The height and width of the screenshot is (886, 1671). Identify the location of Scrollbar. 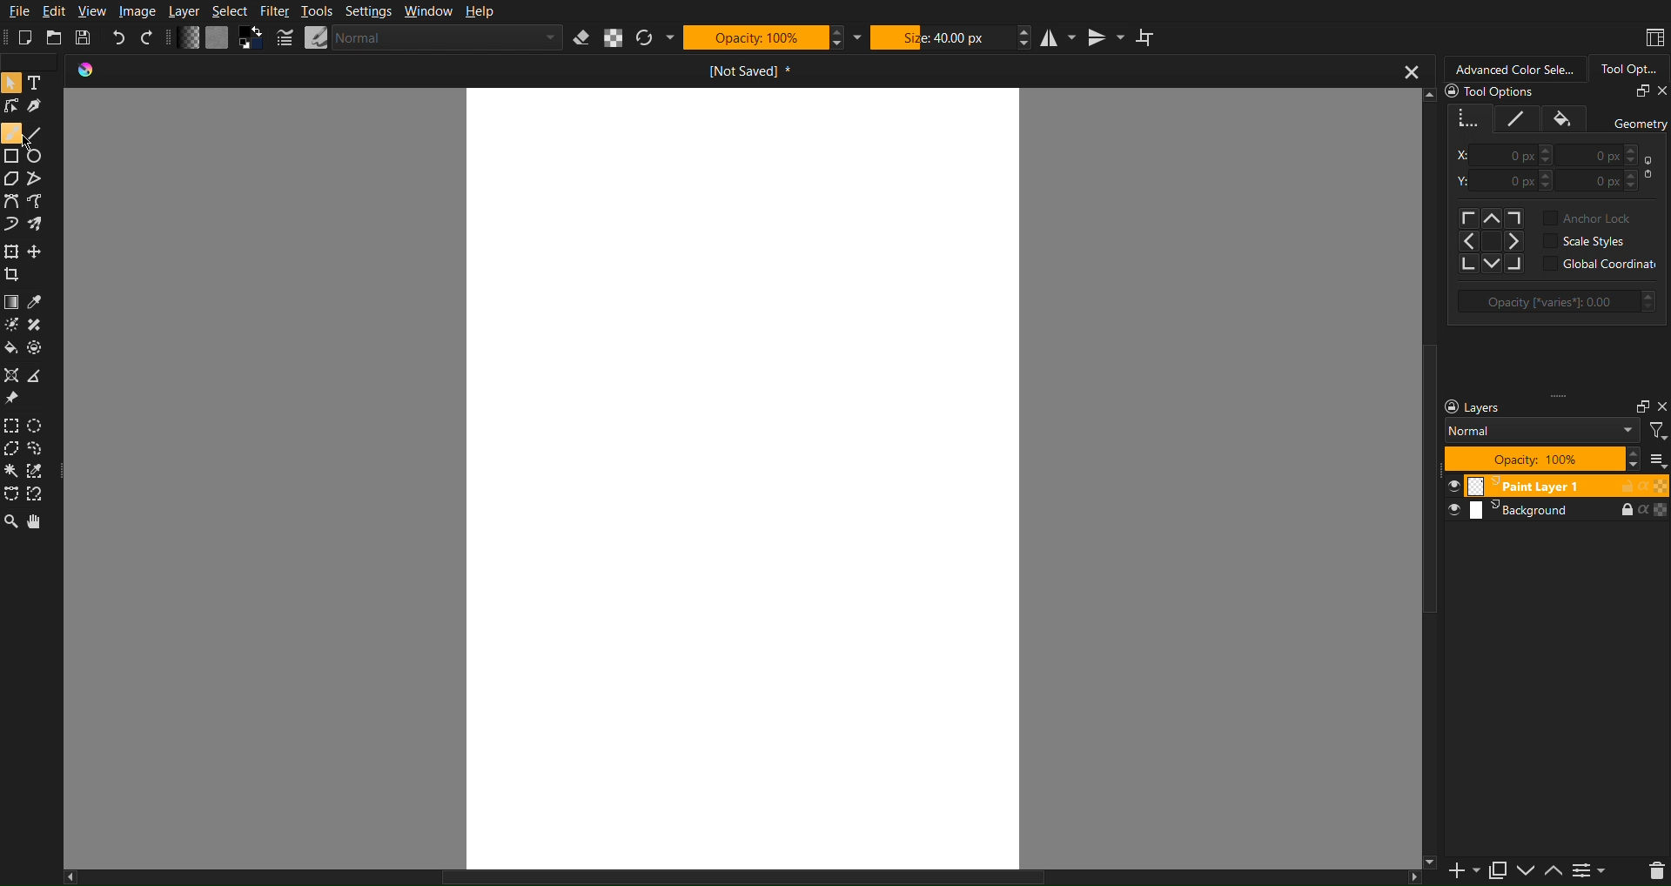
(1425, 480).